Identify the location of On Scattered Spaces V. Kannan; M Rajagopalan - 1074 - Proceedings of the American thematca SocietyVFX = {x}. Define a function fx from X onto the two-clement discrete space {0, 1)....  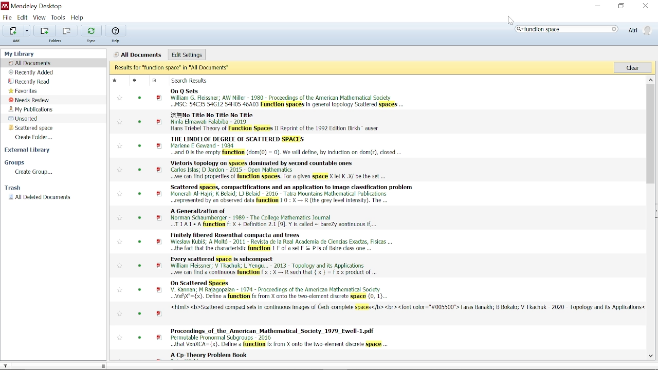
(389, 290).